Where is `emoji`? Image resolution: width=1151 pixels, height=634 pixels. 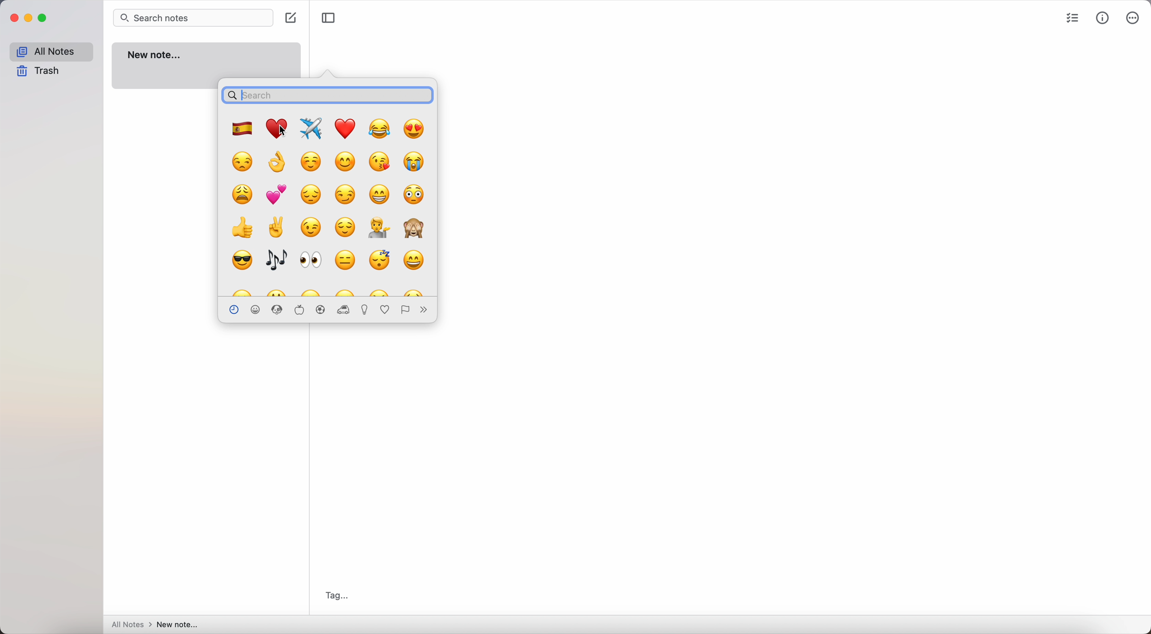
emoji is located at coordinates (415, 162).